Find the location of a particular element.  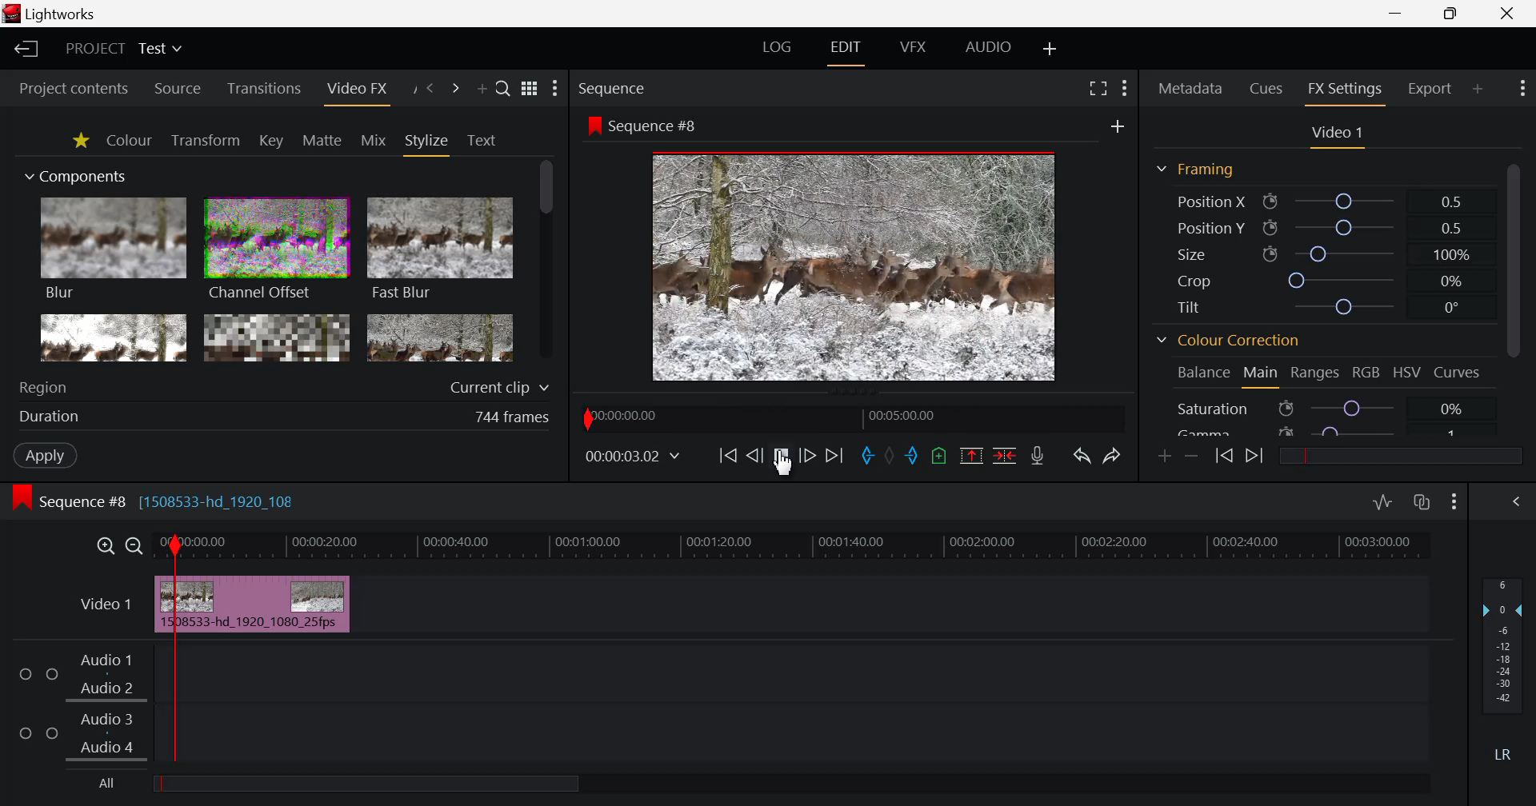

Transform is located at coordinates (205, 140).